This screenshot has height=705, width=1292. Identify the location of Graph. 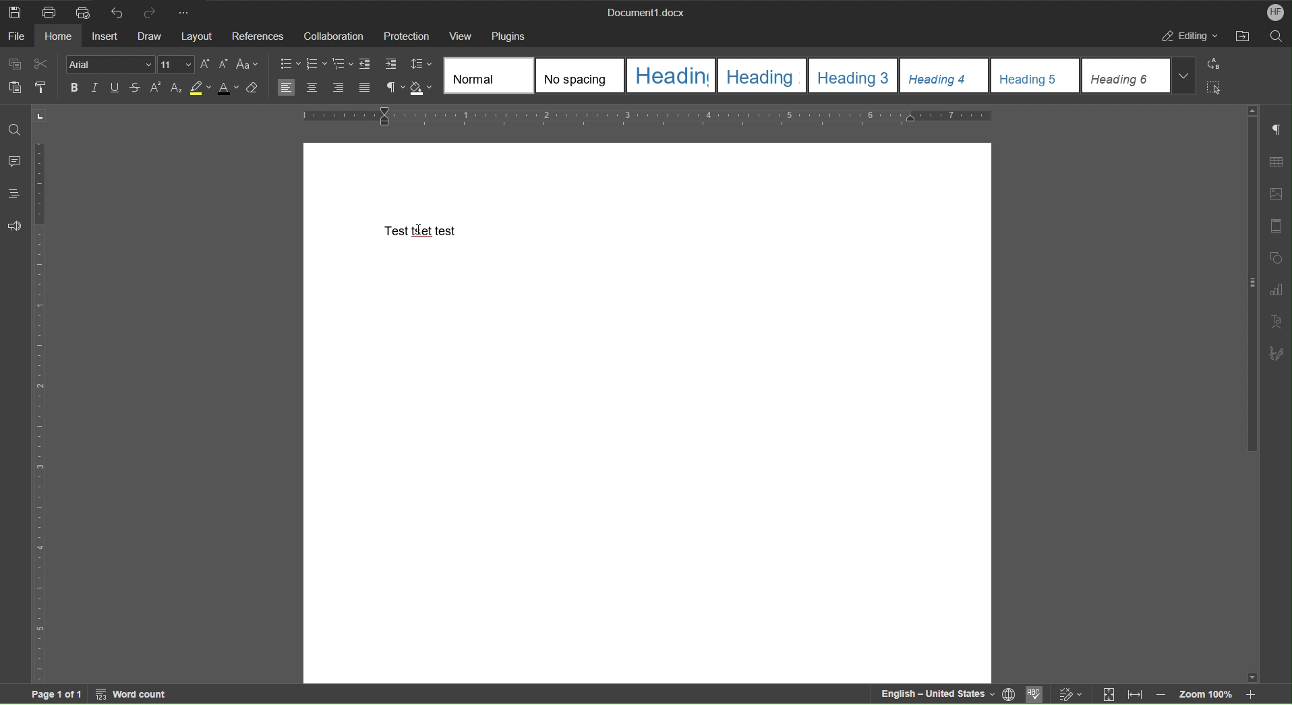
(1276, 290).